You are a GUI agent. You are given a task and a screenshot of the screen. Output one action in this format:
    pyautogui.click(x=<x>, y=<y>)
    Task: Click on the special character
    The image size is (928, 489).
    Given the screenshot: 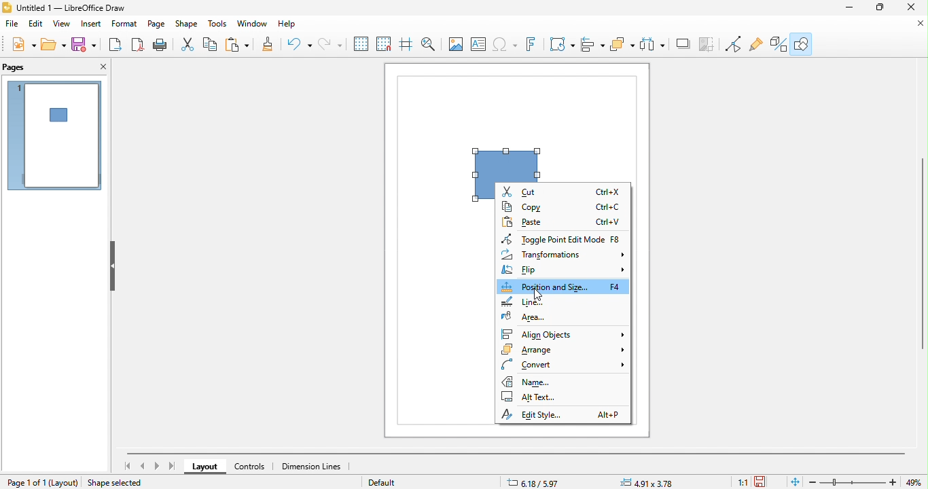 What is the action you would take?
    pyautogui.click(x=506, y=45)
    